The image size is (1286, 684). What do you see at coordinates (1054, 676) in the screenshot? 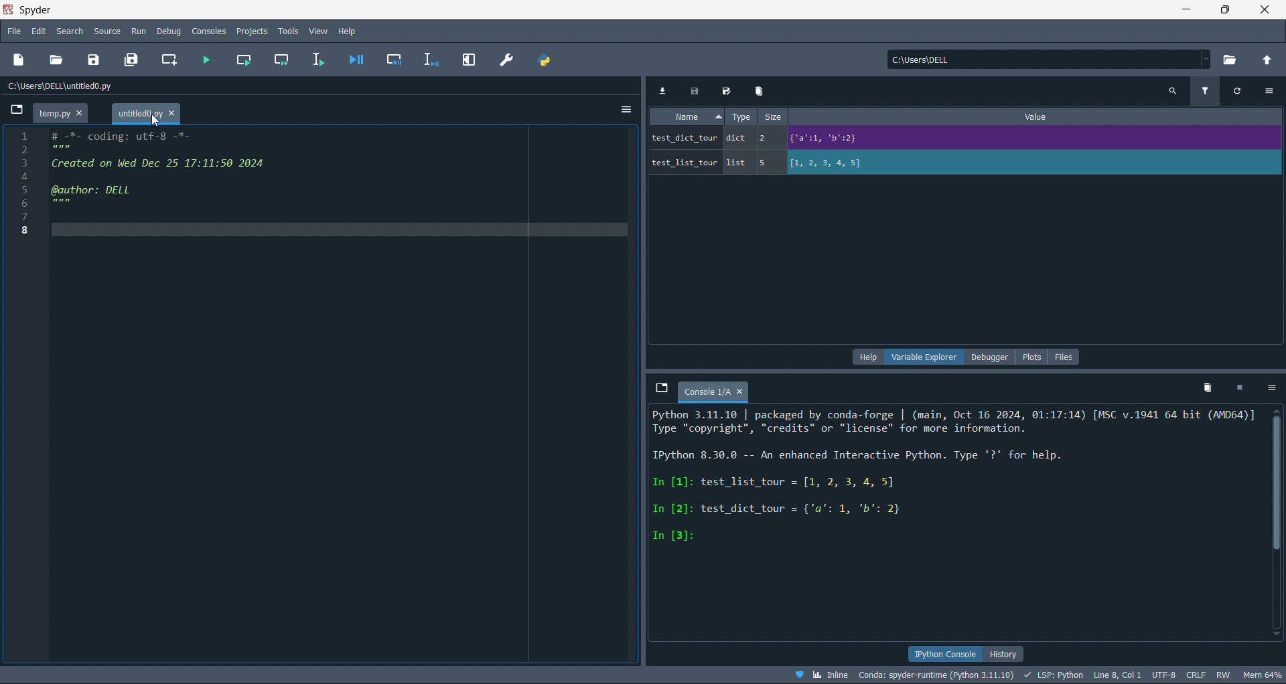
I see `LSP: Python` at bounding box center [1054, 676].